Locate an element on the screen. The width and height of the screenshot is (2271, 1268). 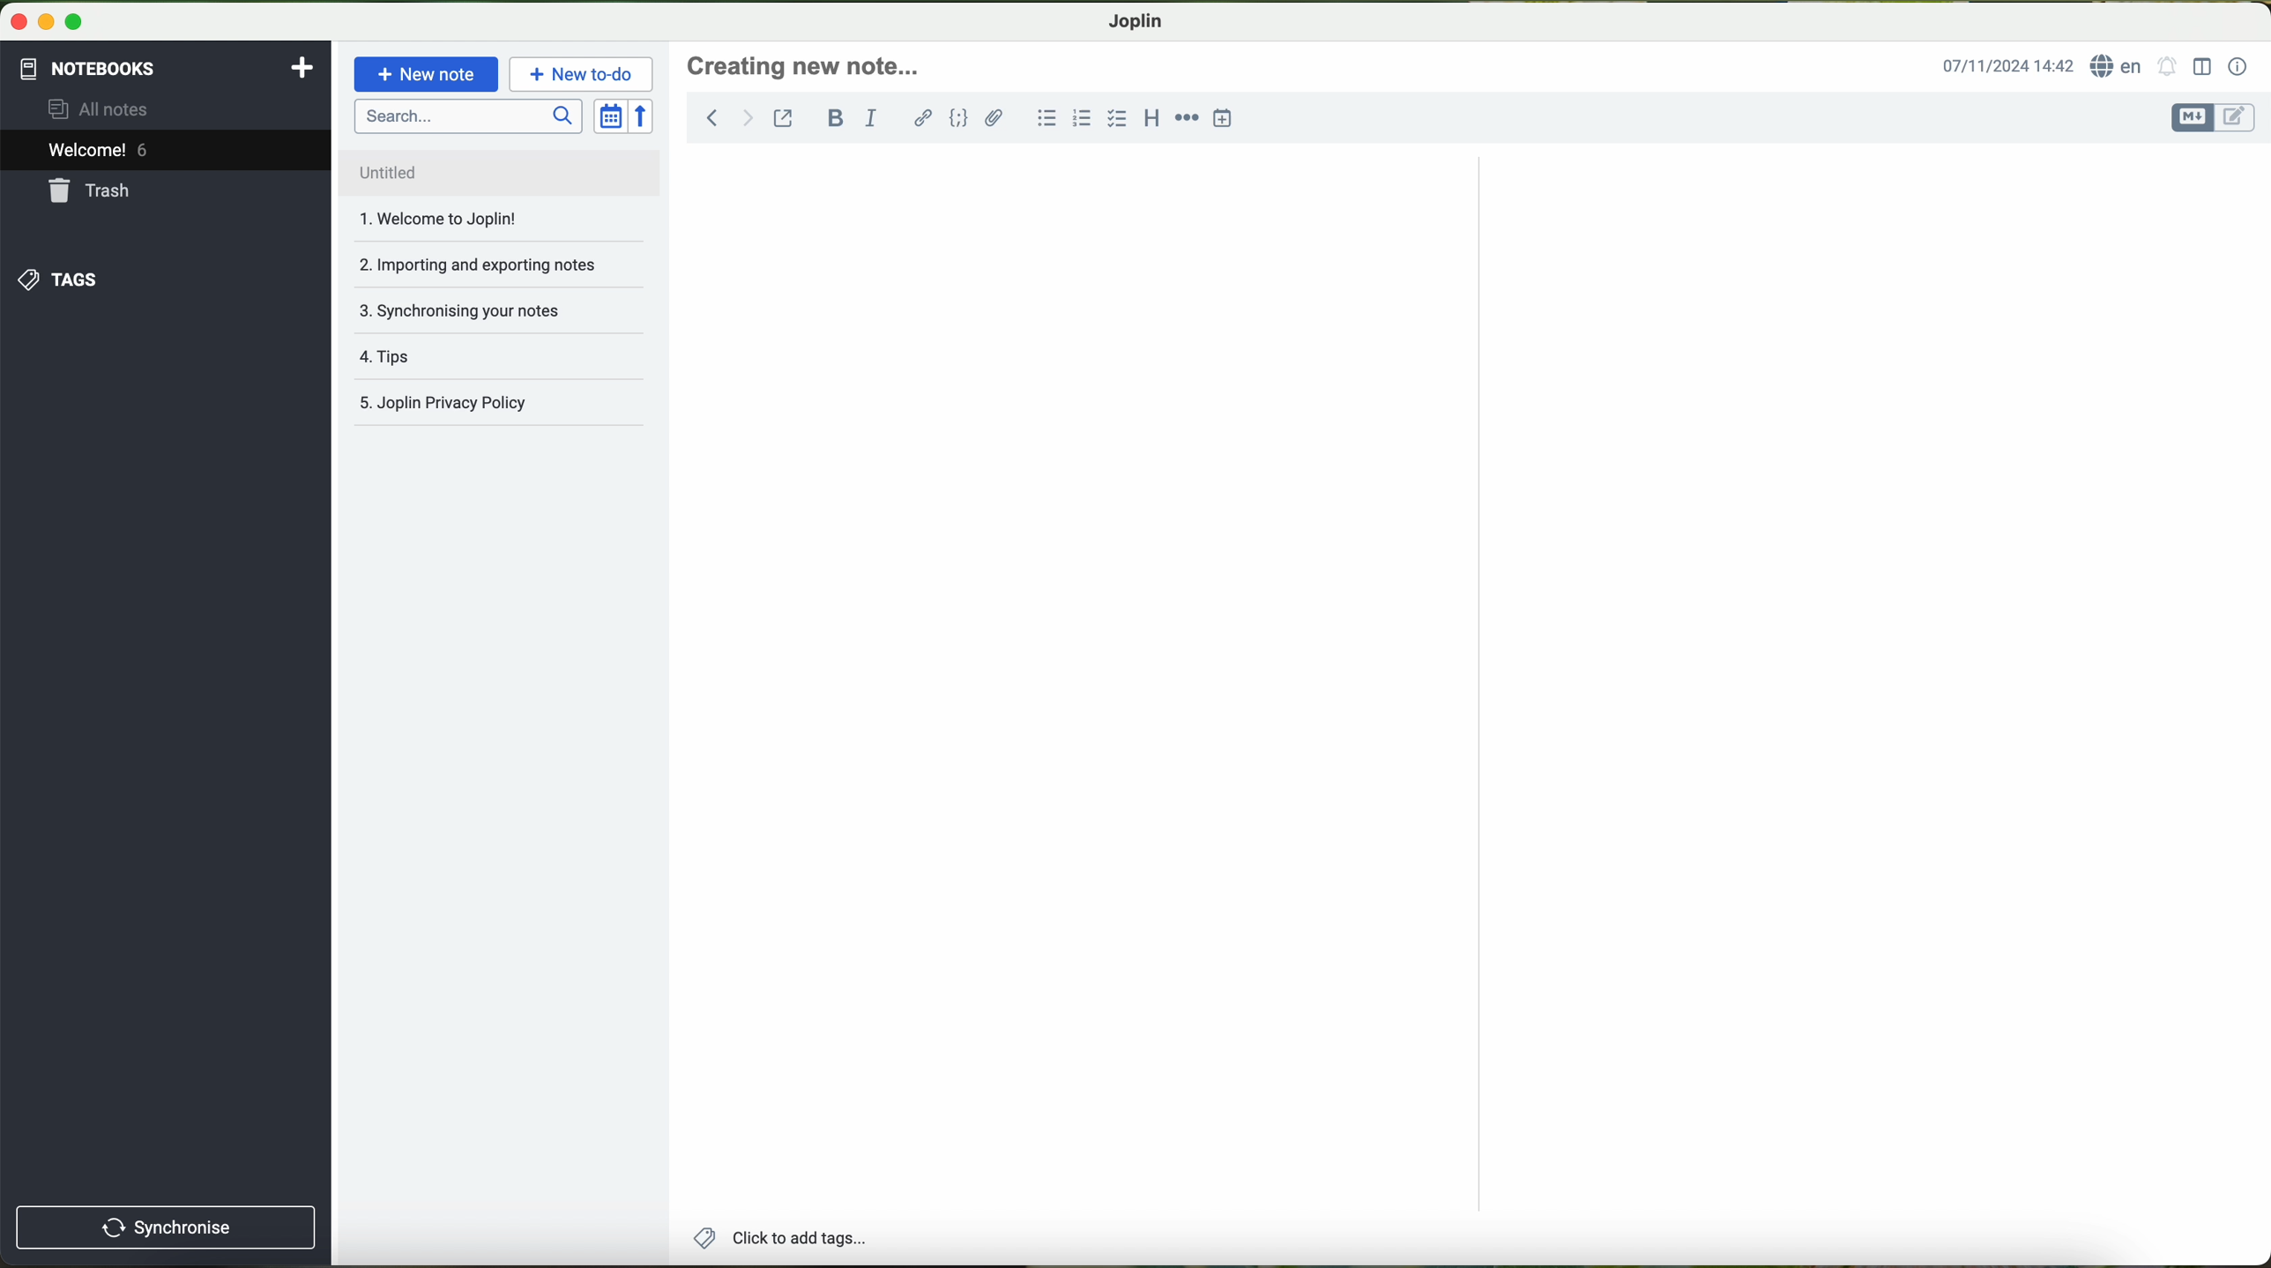
click on heading is located at coordinates (808, 71).